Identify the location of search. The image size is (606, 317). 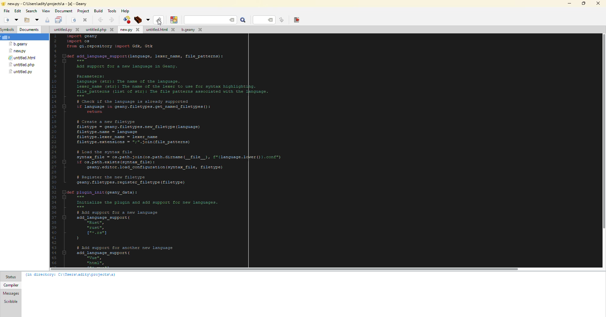
(32, 11).